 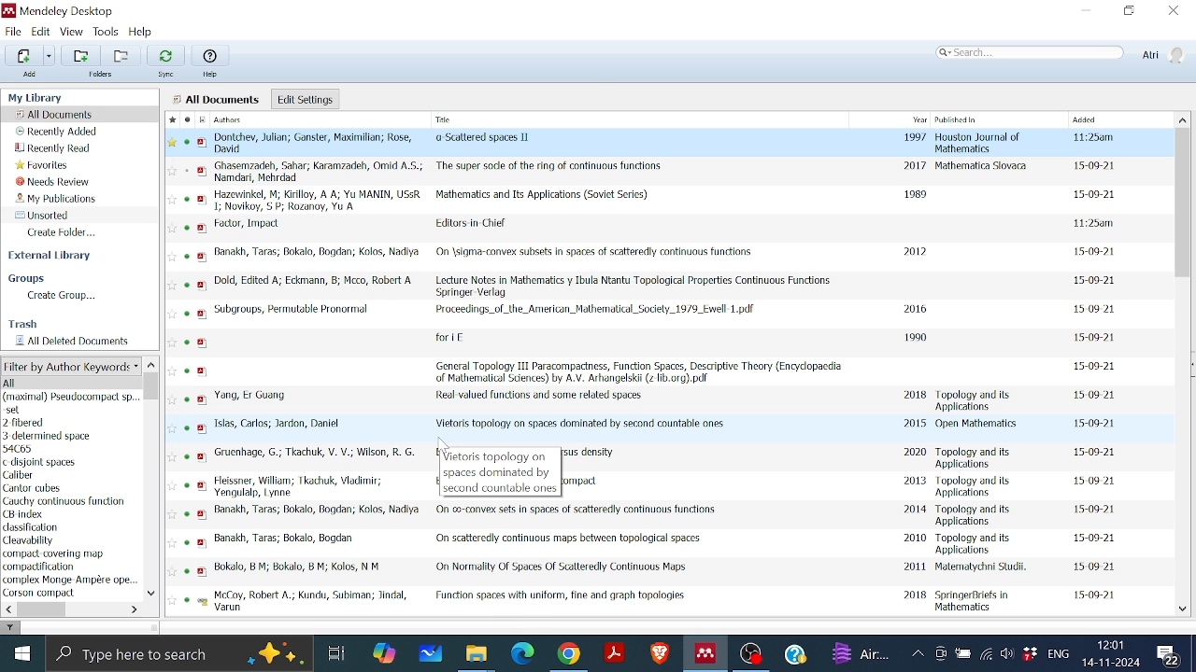 What do you see at coordinates (100, 76) in the screenshot?
I see `Folders` at bounding box center [100, 76].